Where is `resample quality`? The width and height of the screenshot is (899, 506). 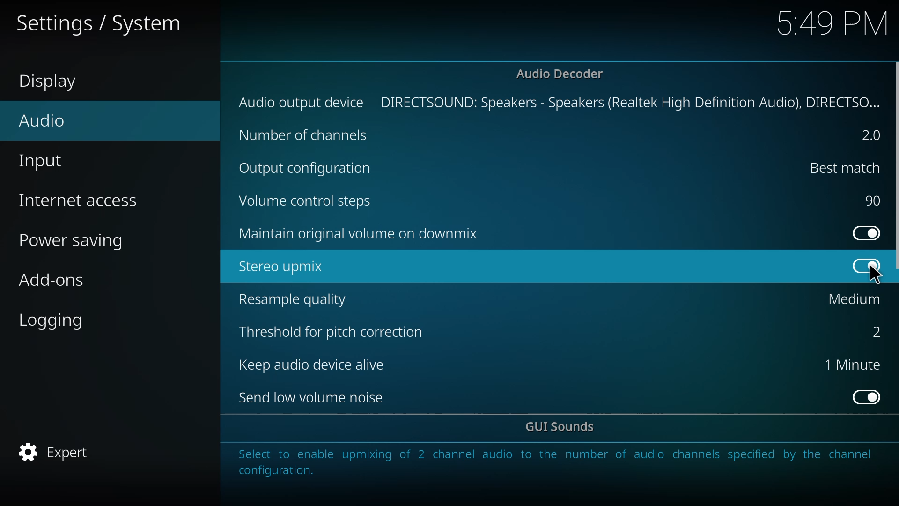 resample quality is located at coordinates (301, 299).